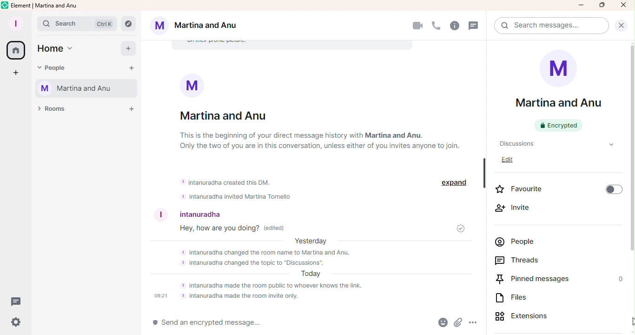  What do you see at coordinates (202, 26) in the screenshot?
I see `Martina and Anu` at bounding box center [202, 26].